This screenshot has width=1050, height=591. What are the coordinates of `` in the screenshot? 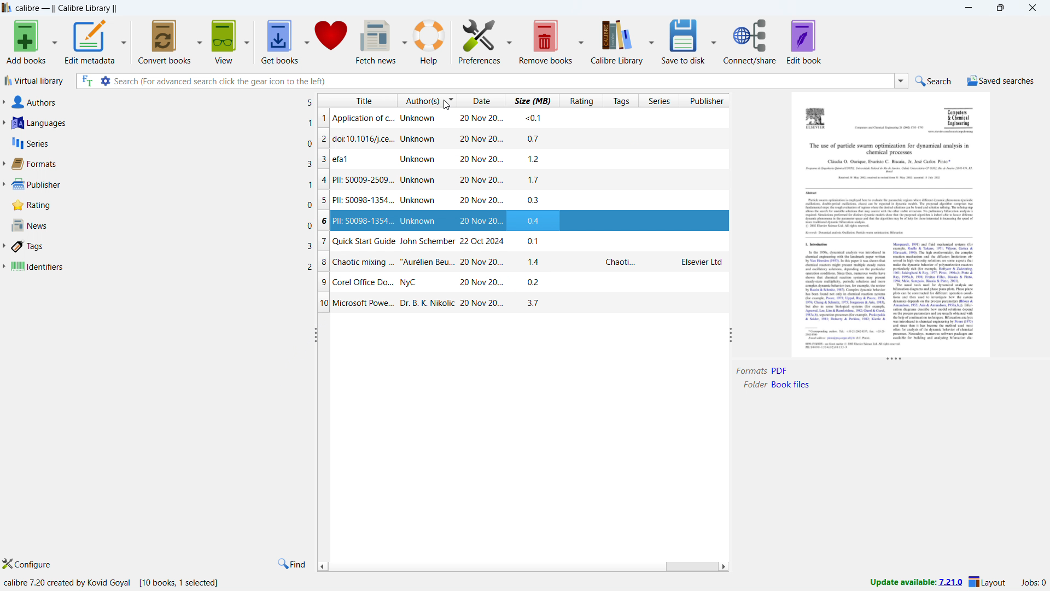 It's located at (892, 148).